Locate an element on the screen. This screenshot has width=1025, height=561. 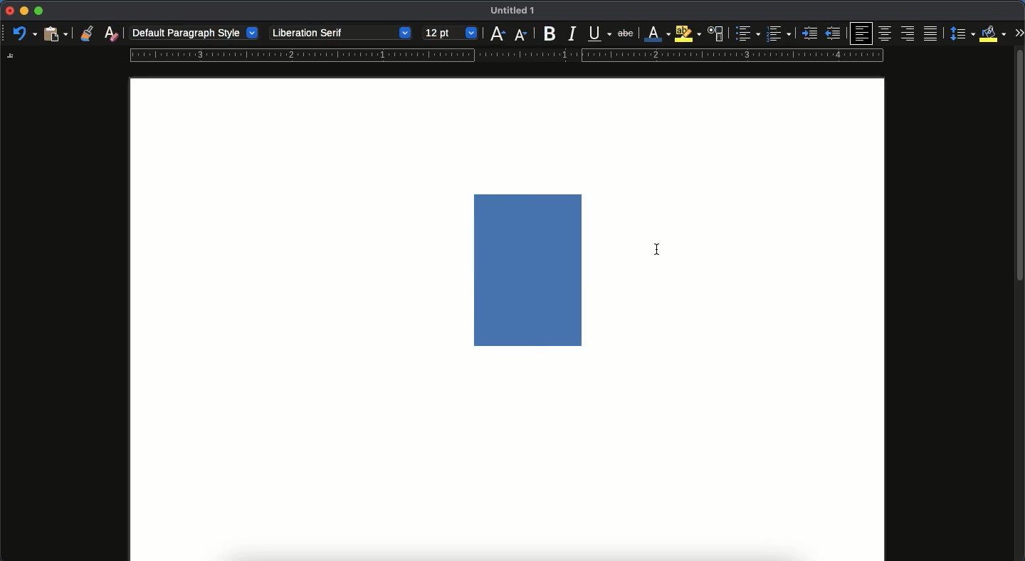
bullet is located at coordinates (746, 33).